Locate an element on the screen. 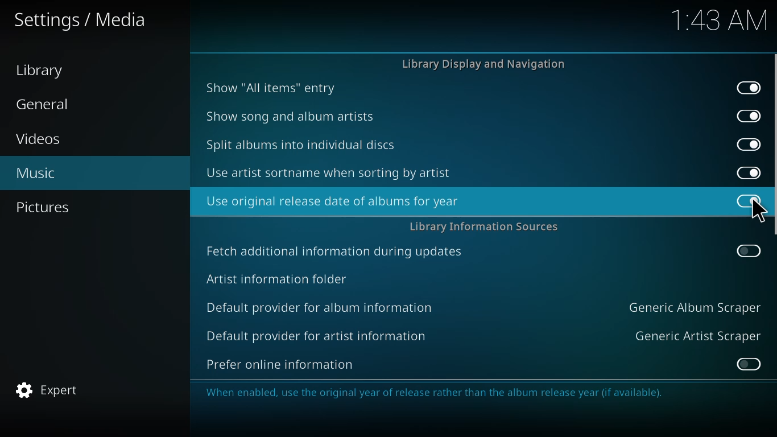 The image size is (777, 437). expert is located at coordinates (47, 390).